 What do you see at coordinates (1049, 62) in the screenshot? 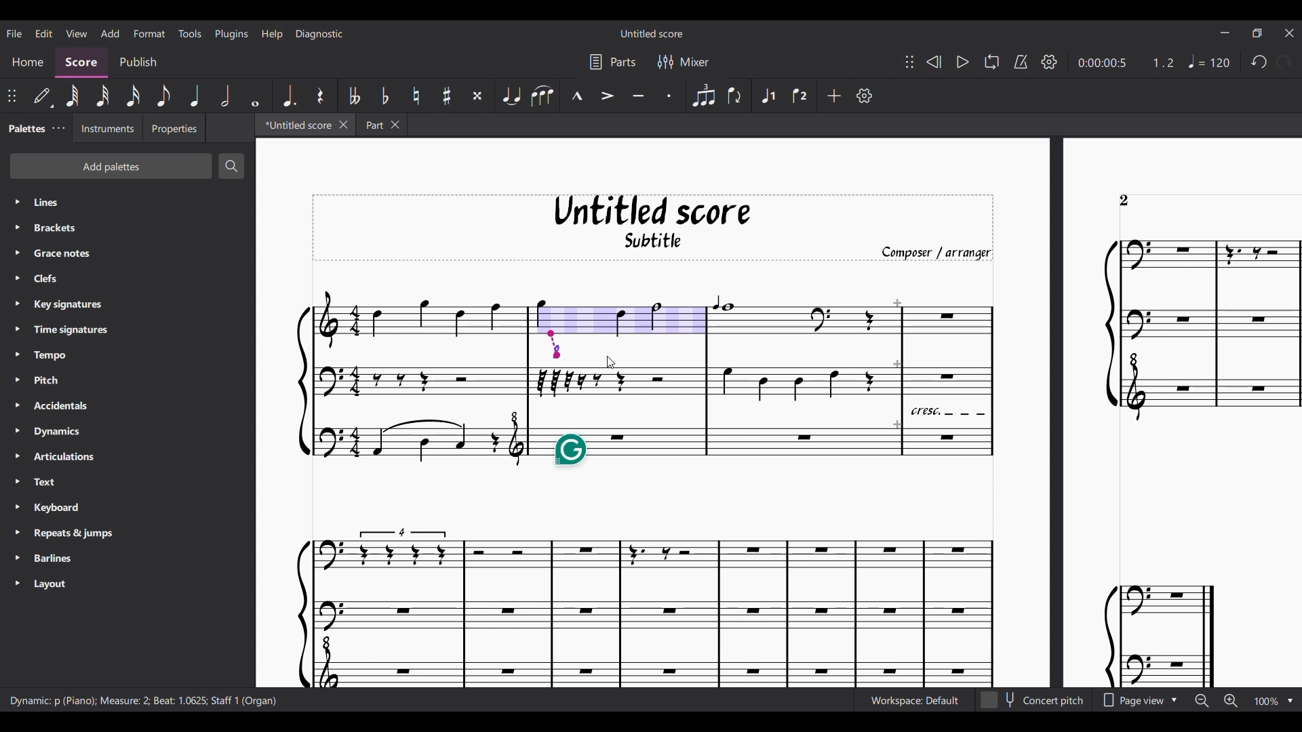
I see `Playback setting` at bounding box center [1049, 62].